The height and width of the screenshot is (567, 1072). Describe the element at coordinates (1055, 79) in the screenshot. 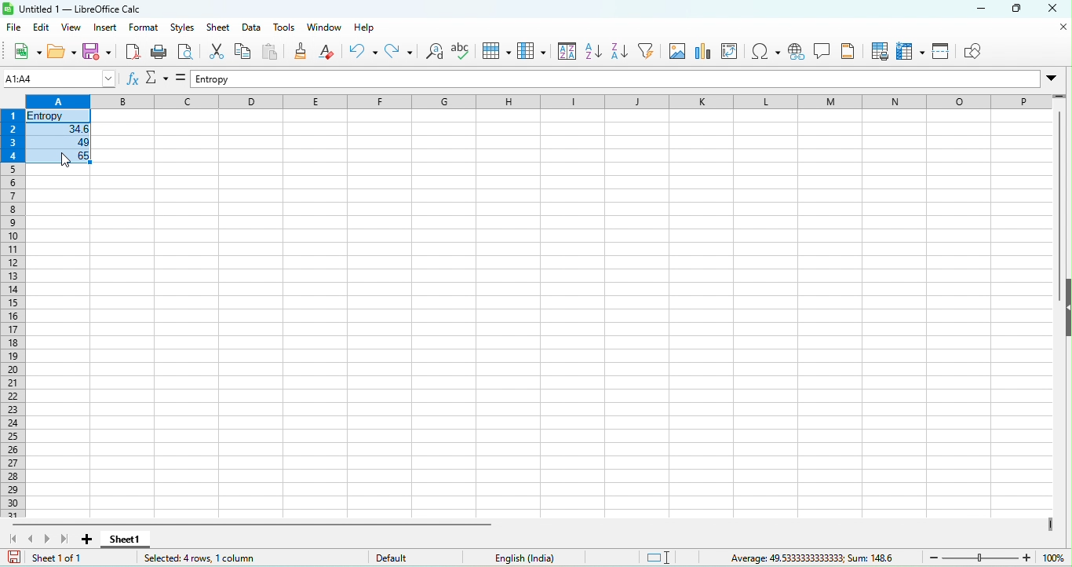

I see `Drop-down ` at that location.